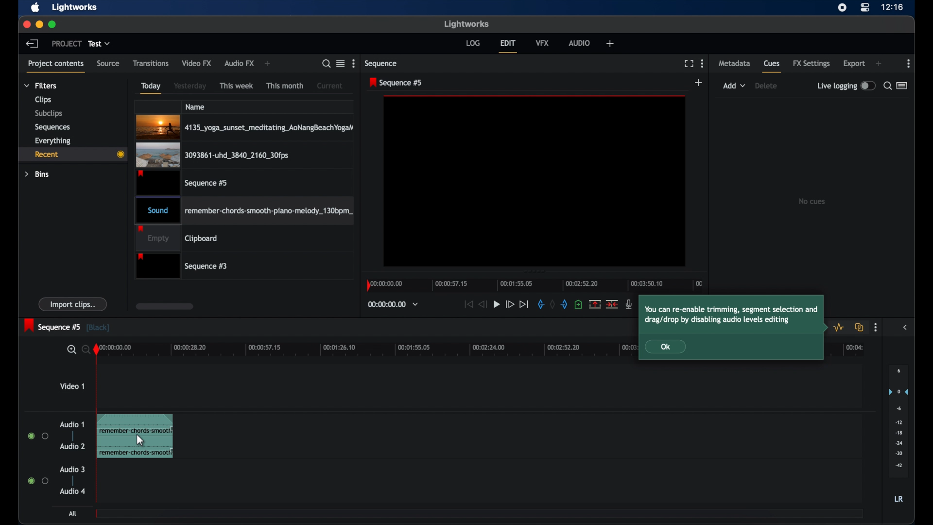 The image size is (933, 525). Describe the element at coordinates (612, 304) in the screenshot. I see `cut` at that location.